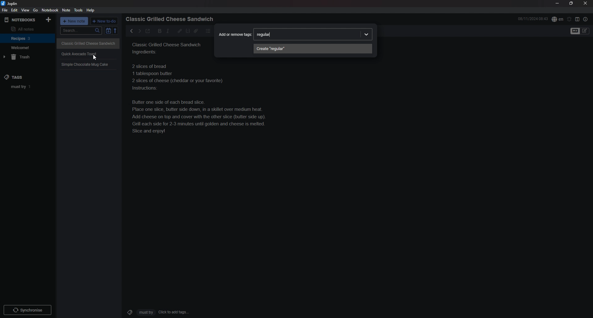  I want to click on set alarm, so click(570, 19).